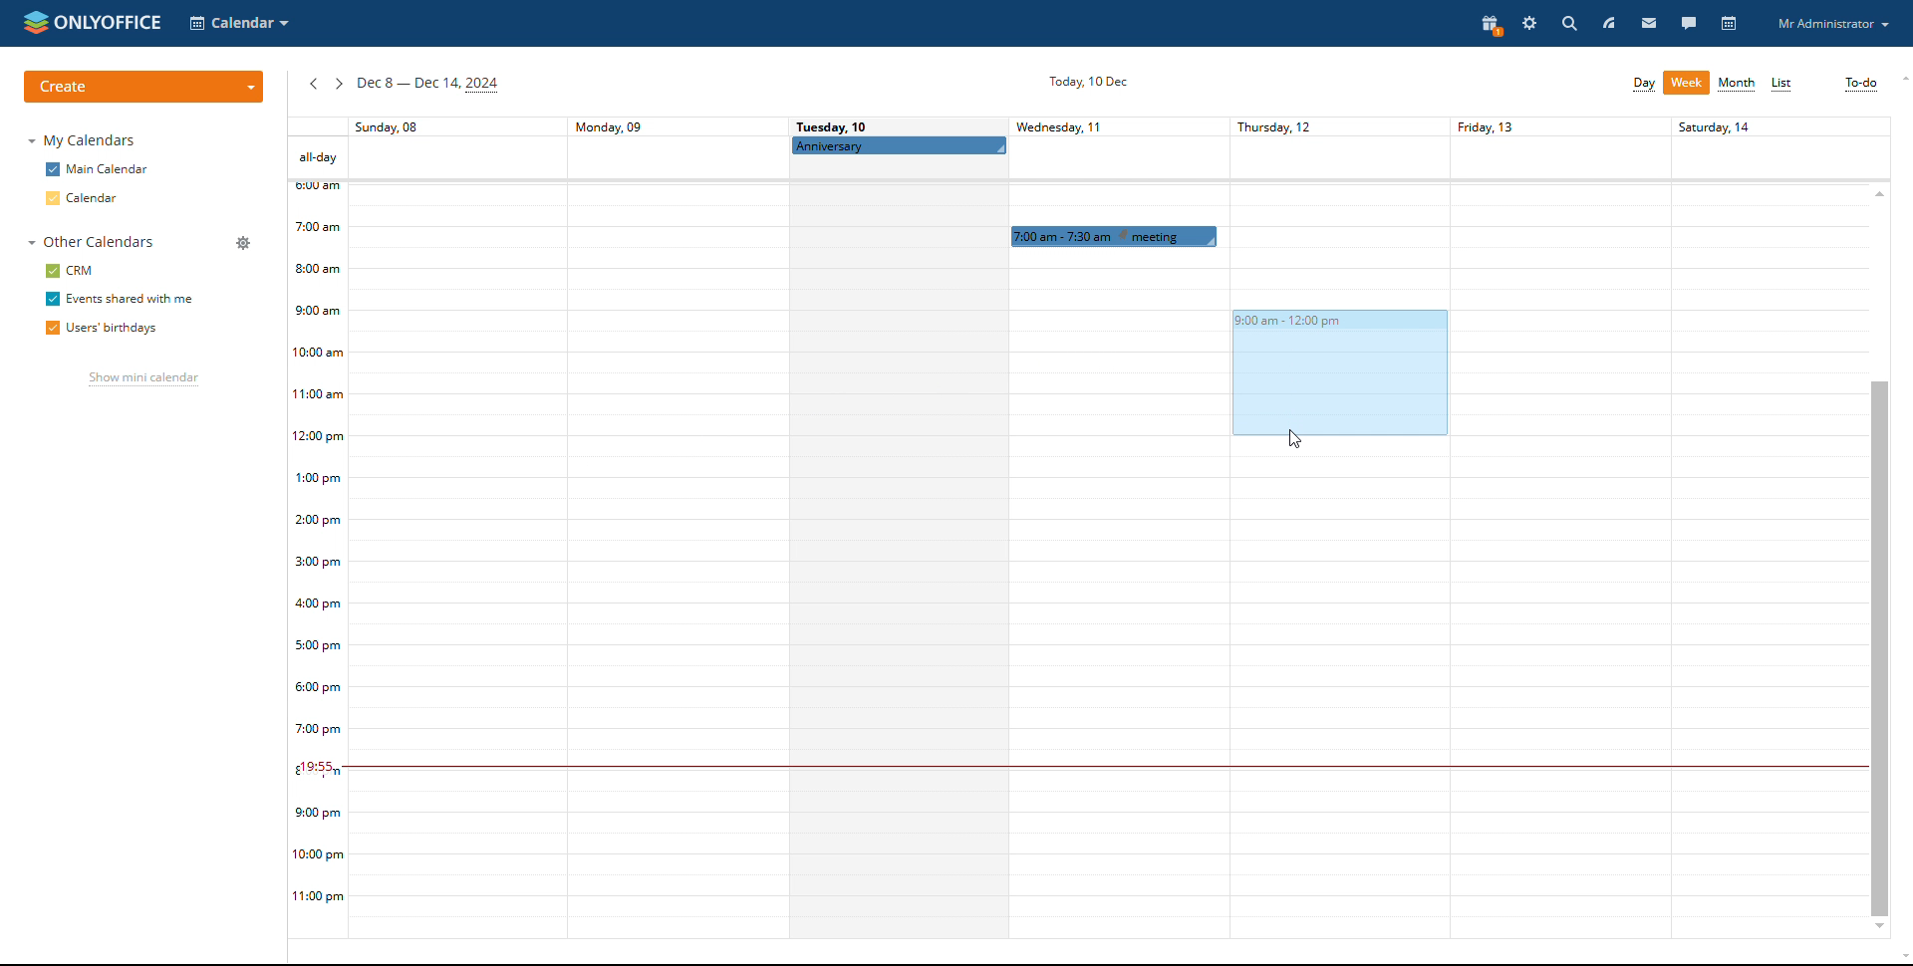  What do you see at coordinates (1649, 22) in the screenshot?
I see `mail` at bounding box center [1649, 22].